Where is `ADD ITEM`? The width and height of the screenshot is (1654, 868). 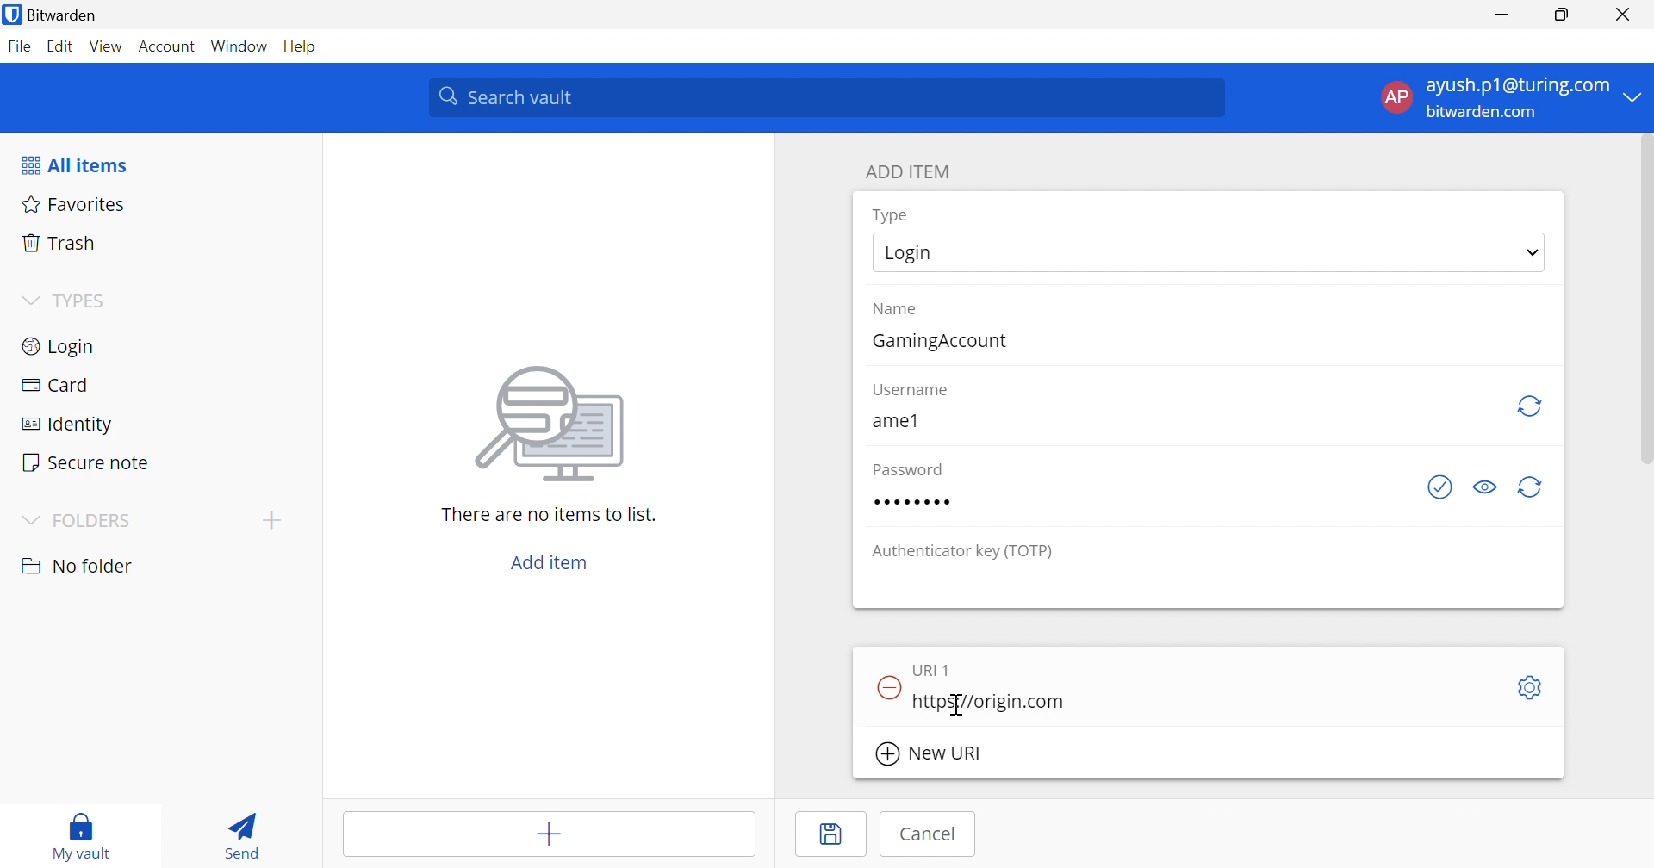
ADD ITEM is located at coordinates (912, 173).